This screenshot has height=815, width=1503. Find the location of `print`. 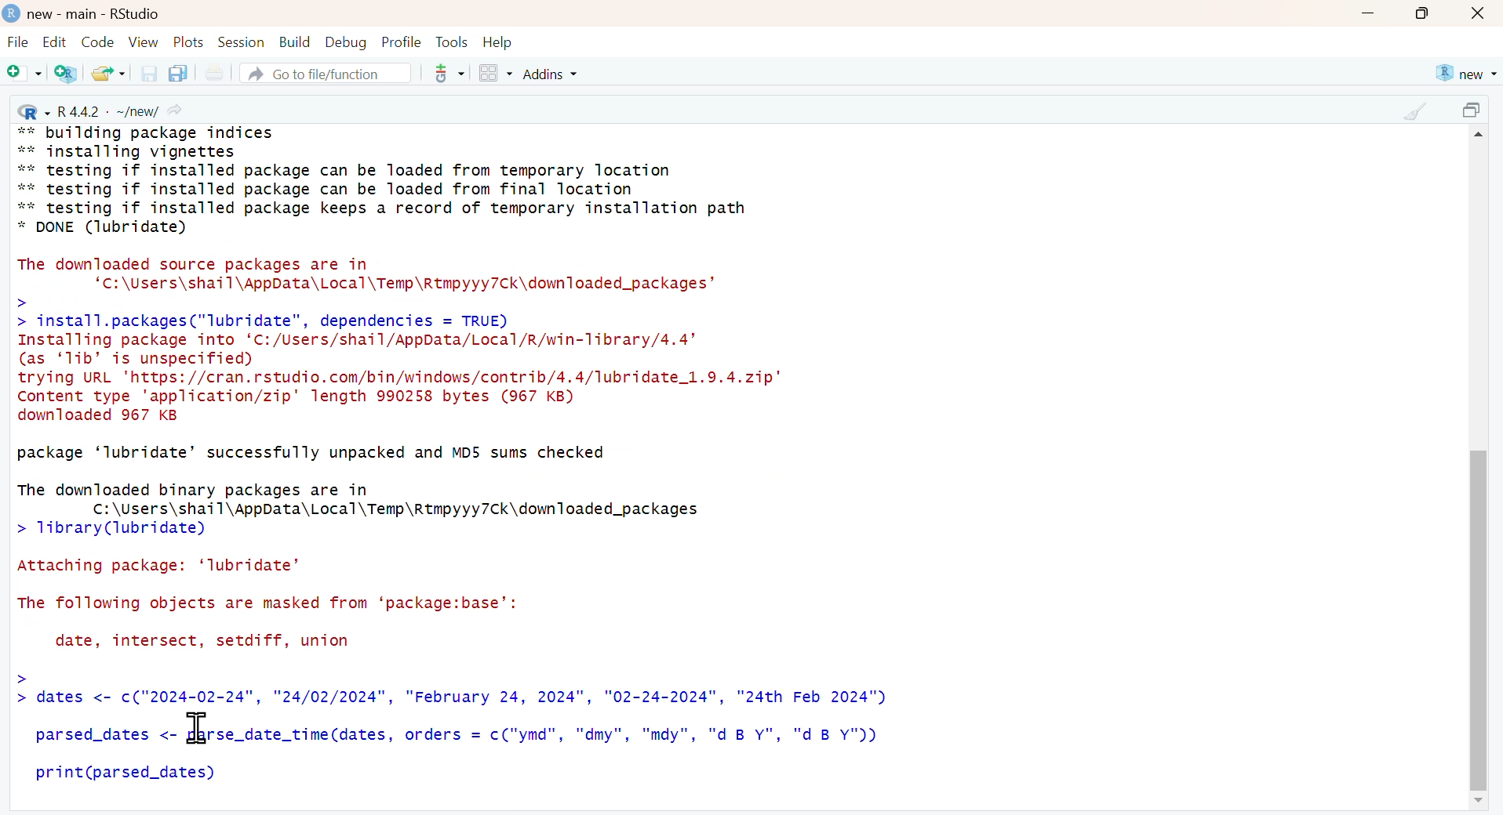

print is located at coordinates (213, 74).